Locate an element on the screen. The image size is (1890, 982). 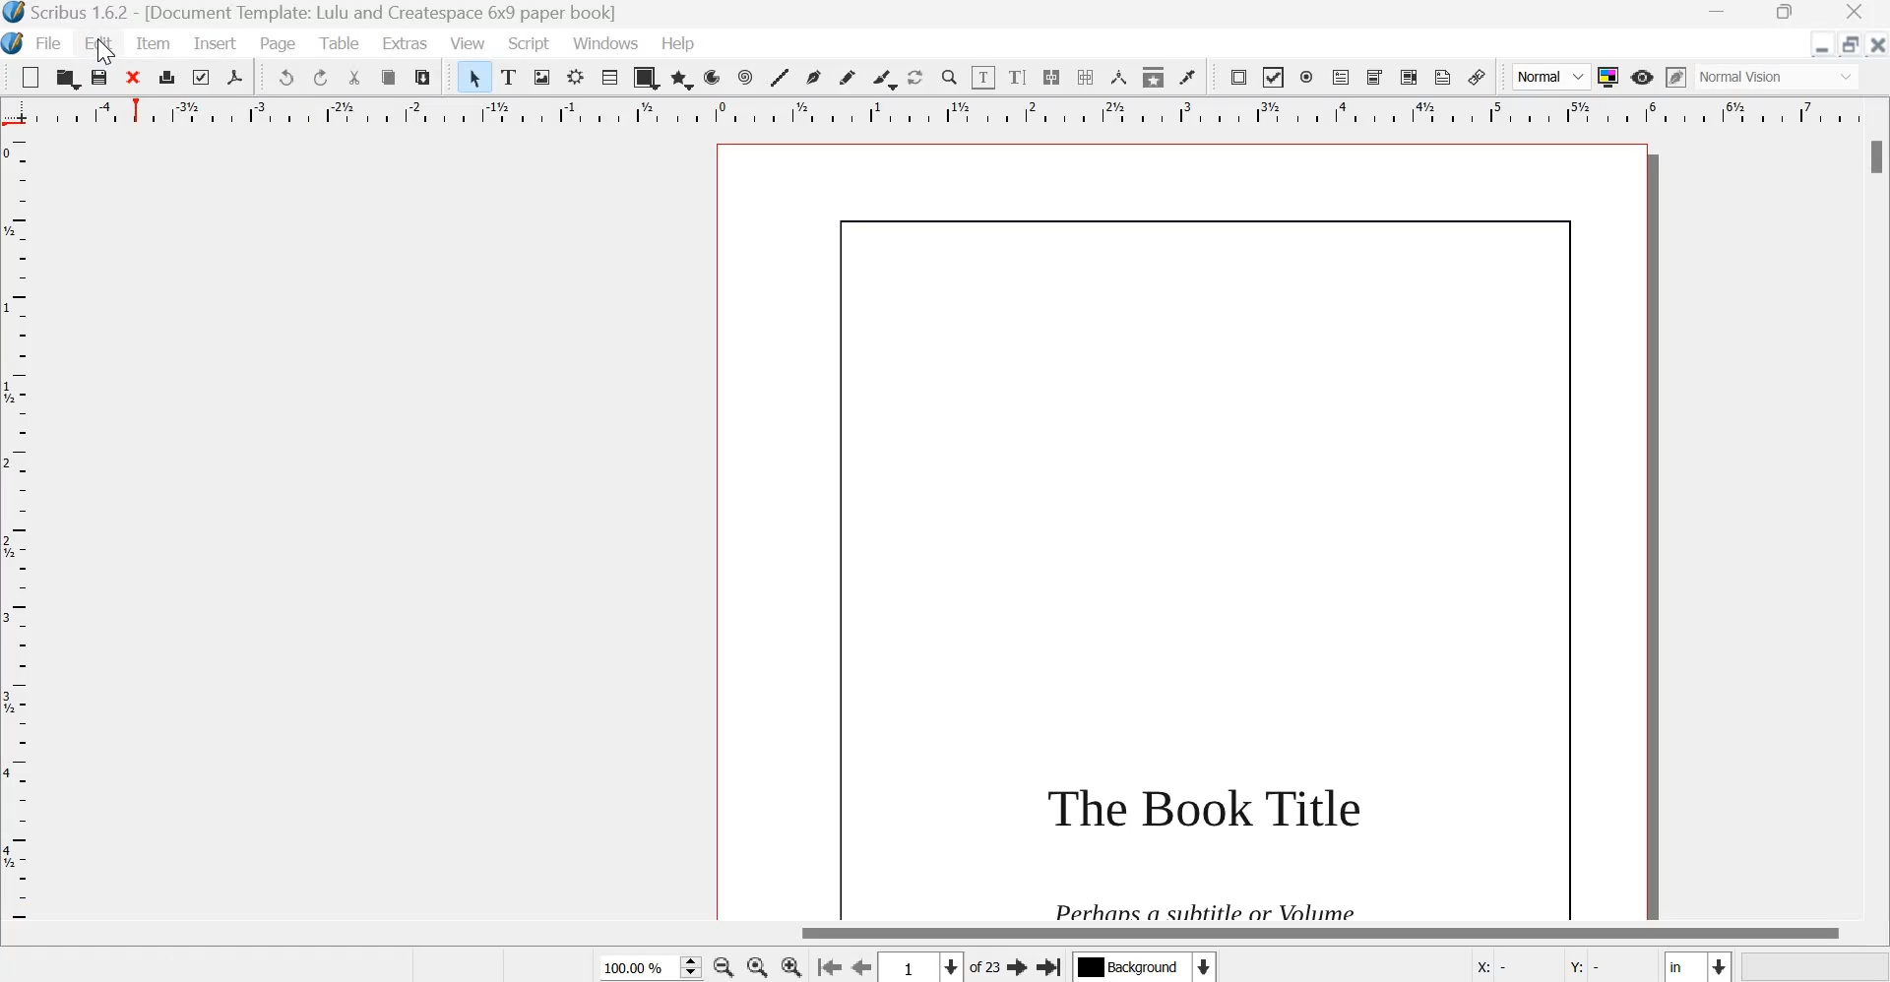
of 23 is located at coordinates (983, 967).